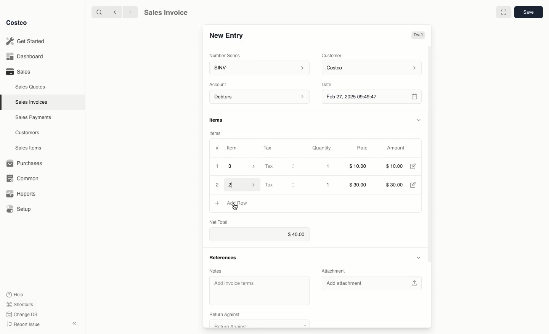  What do you see at coordinates (373, 68) in the screenshot?
I see `Costco` at bounding box center [373, 68].